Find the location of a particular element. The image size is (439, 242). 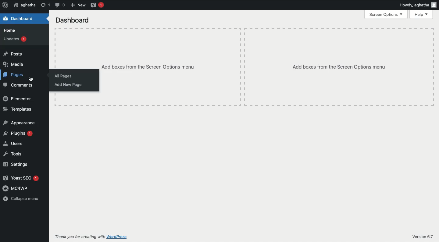

All pages is located at coordinates (63, 76).